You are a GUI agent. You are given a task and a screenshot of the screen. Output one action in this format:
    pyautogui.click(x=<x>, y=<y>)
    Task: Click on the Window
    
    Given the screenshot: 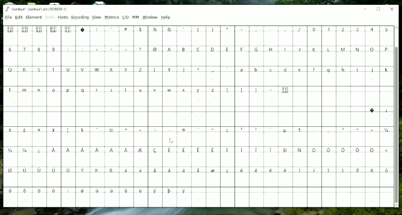 What is the action you would take?
    pyautogui.click(x=150, y=17)
    